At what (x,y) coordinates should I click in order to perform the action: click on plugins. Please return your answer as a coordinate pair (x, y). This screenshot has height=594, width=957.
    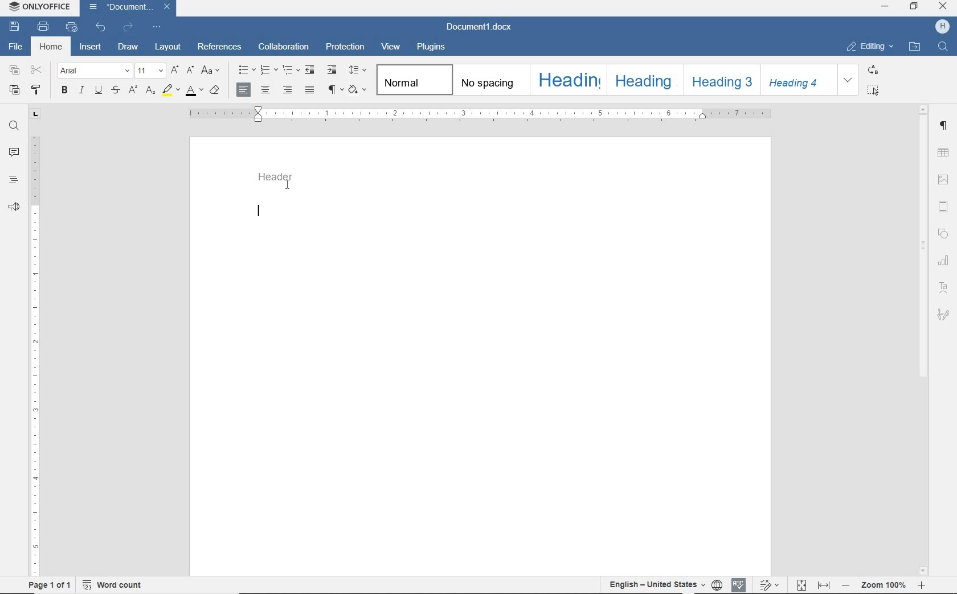
    Looking at the image, I should click on (433, 46).